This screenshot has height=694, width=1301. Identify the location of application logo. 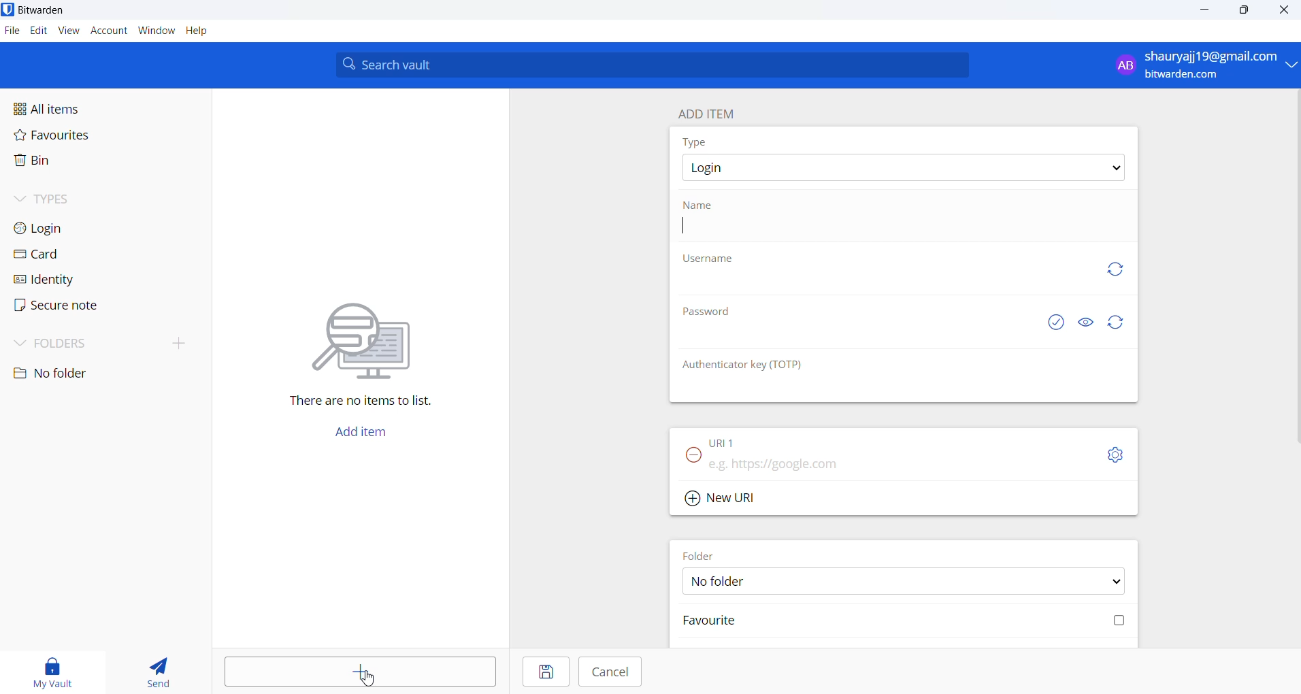
(8, 9).